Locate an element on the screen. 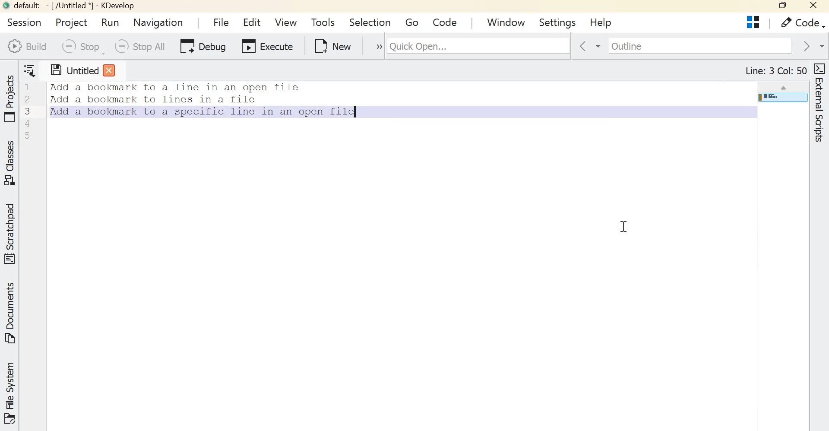 The height and width of the screenshot is (431, 829). Help is located at coordinates (601, 22).